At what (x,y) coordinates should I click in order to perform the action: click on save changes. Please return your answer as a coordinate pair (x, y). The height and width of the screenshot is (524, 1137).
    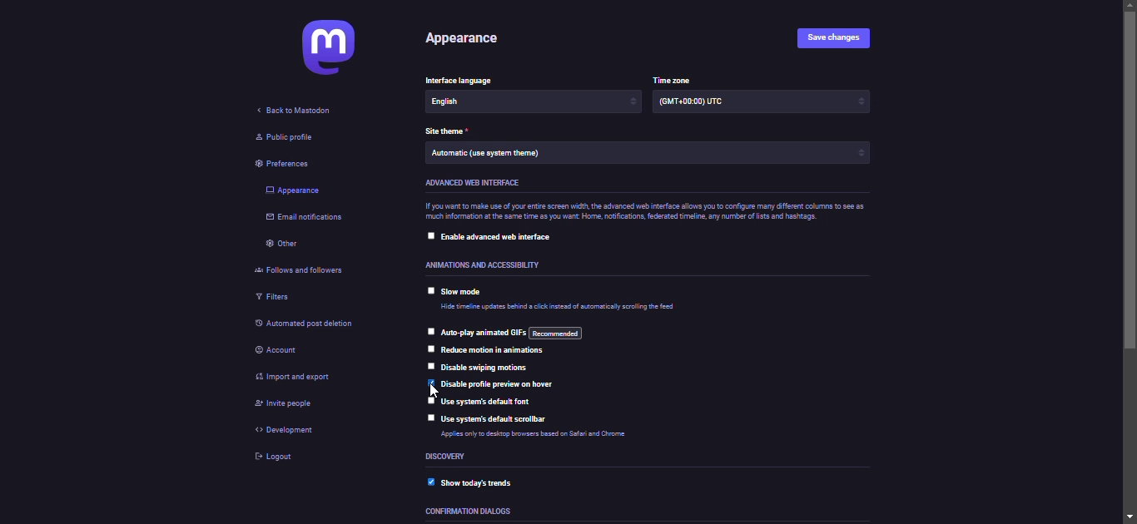
    Looking at the image, I should click on (830, 37).